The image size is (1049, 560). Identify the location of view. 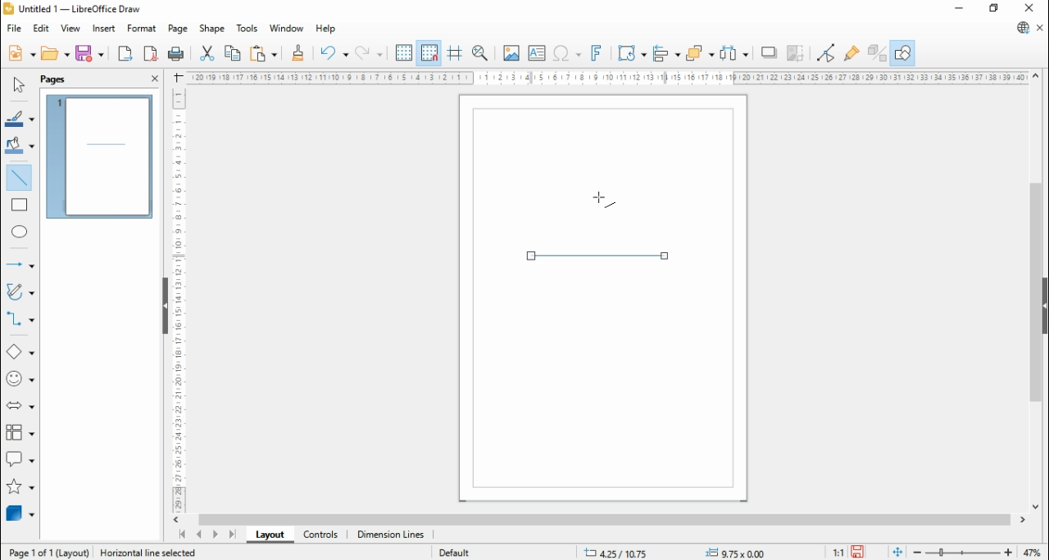
(70, 29).